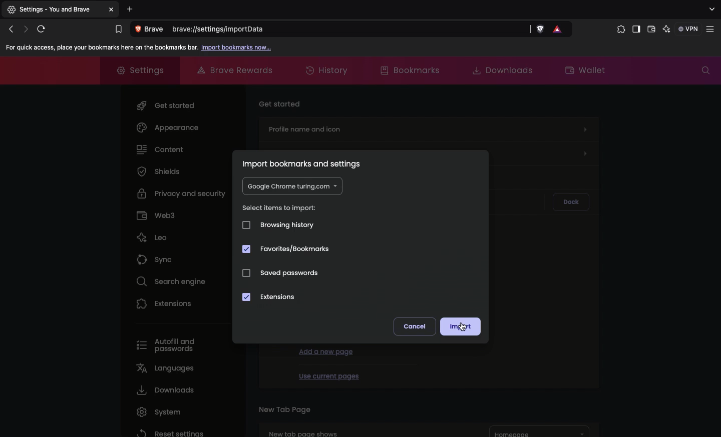 The width and height of the screenshot is (721, 437). What do you see at coordinates (619, 29) in the screenshot?
I see `Extensions` at bounding box center [619, 29].